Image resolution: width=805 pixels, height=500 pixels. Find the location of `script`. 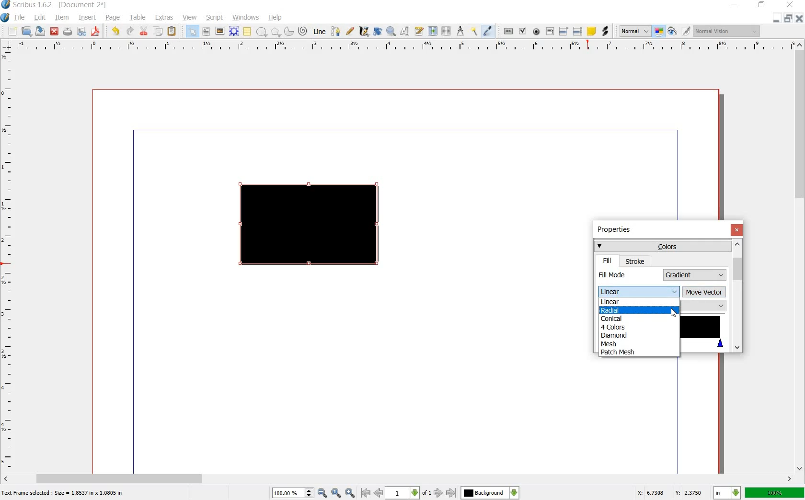

script is located at coordinates (215, 18).